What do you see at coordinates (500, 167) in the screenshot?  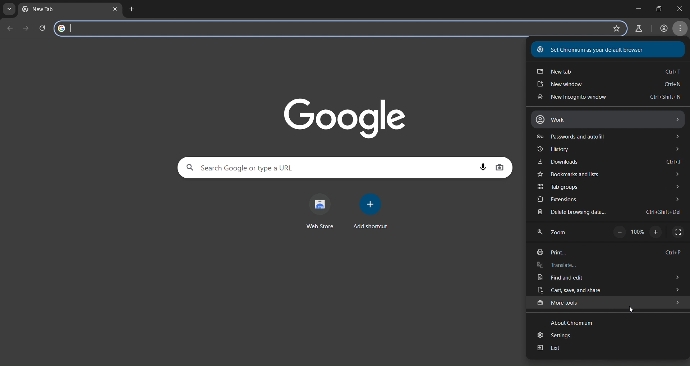 I see `image search` at bounding box center [500, 167].